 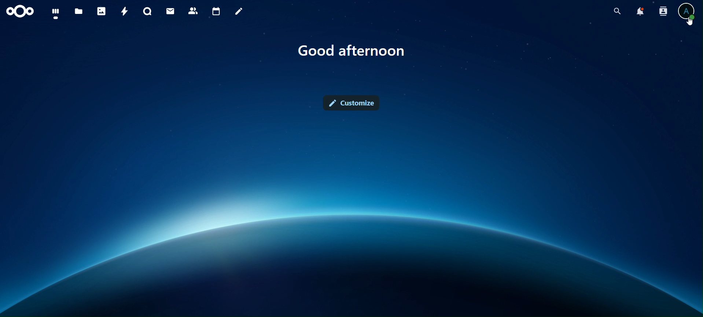 I want to click on dashboard, so click(x=56, y=13).